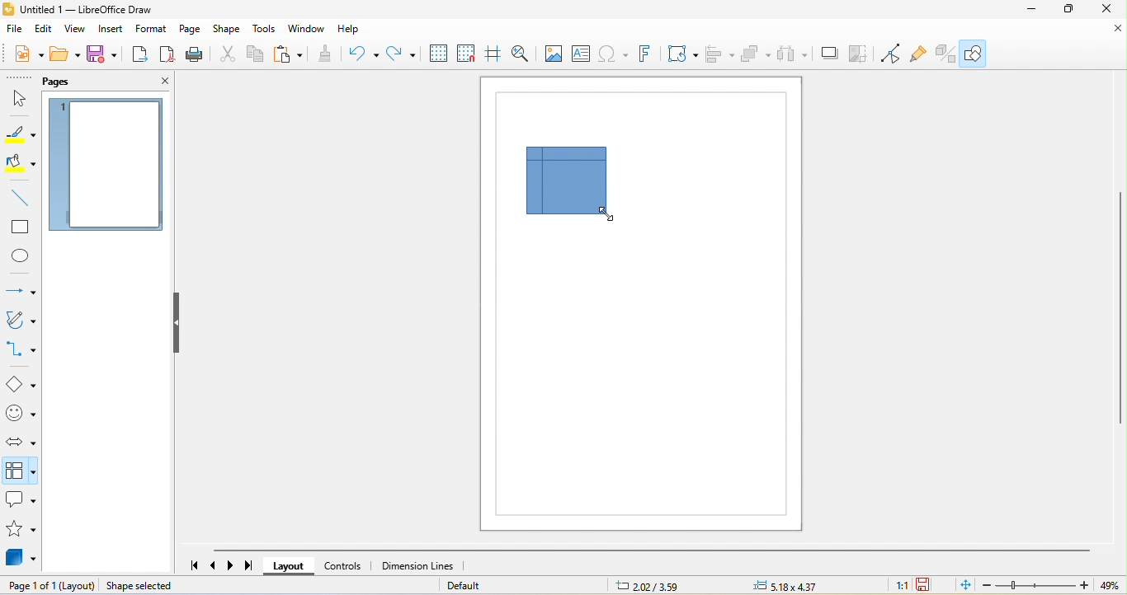  I want to click on 49%, so click(1112, 586).